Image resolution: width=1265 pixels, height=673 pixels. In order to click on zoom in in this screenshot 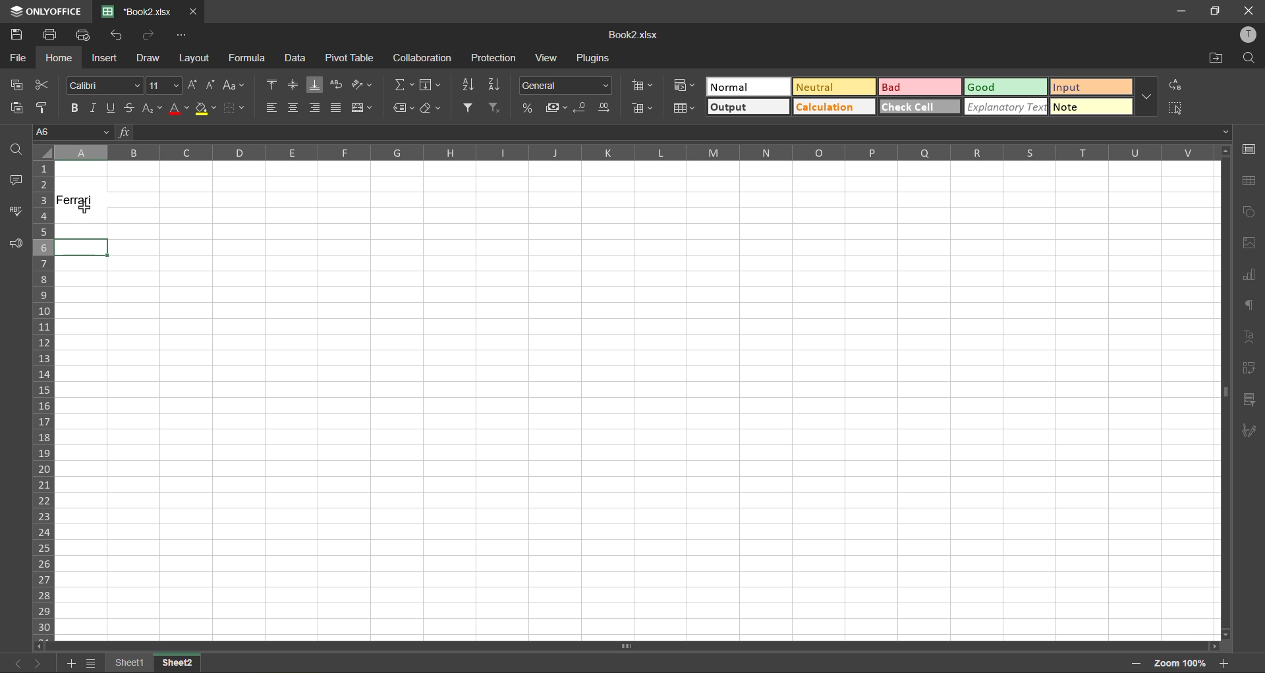, I will do `click(1220, 663)`.